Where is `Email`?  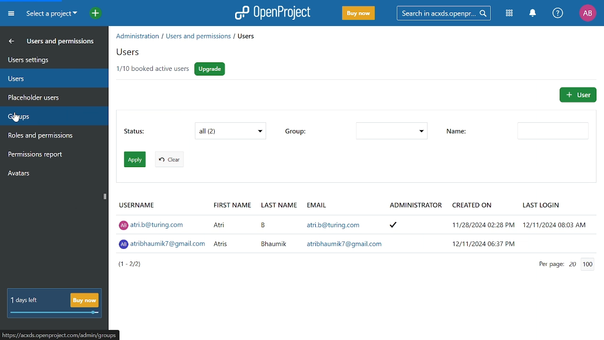
Email is located at coordinates (318, 204).